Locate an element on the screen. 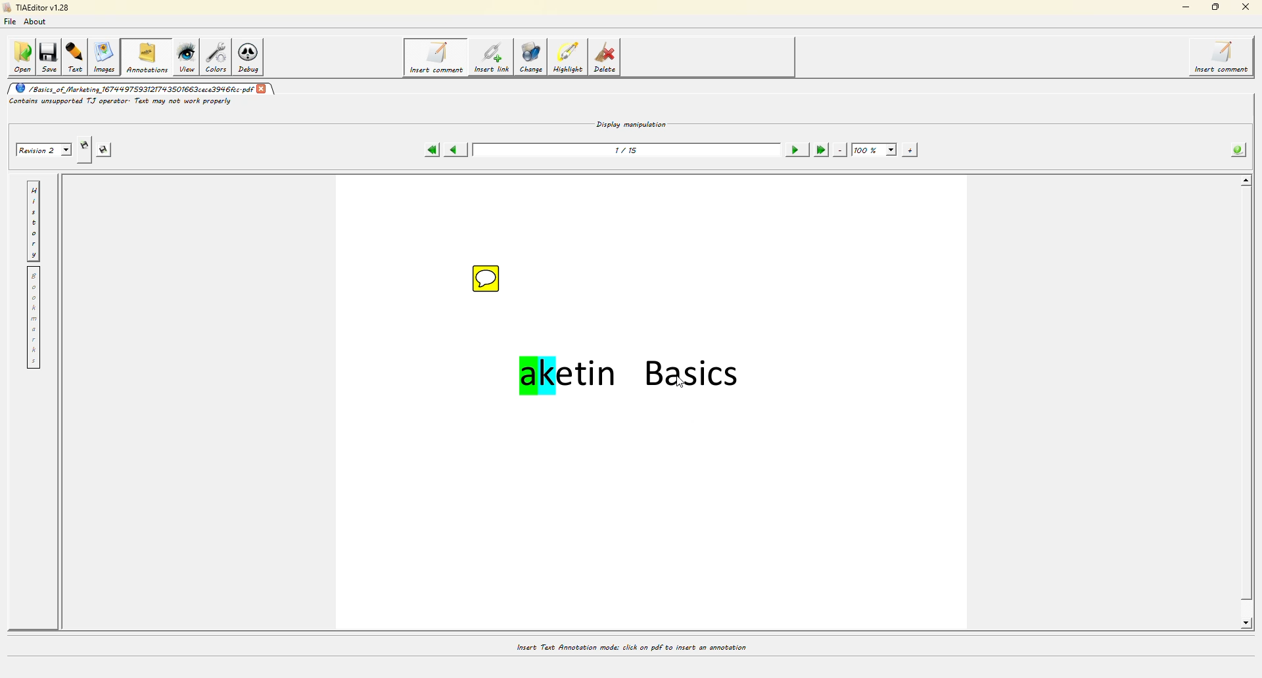 This screenshot has width=1262, height=678. last page is located at coordinates (820, 150).